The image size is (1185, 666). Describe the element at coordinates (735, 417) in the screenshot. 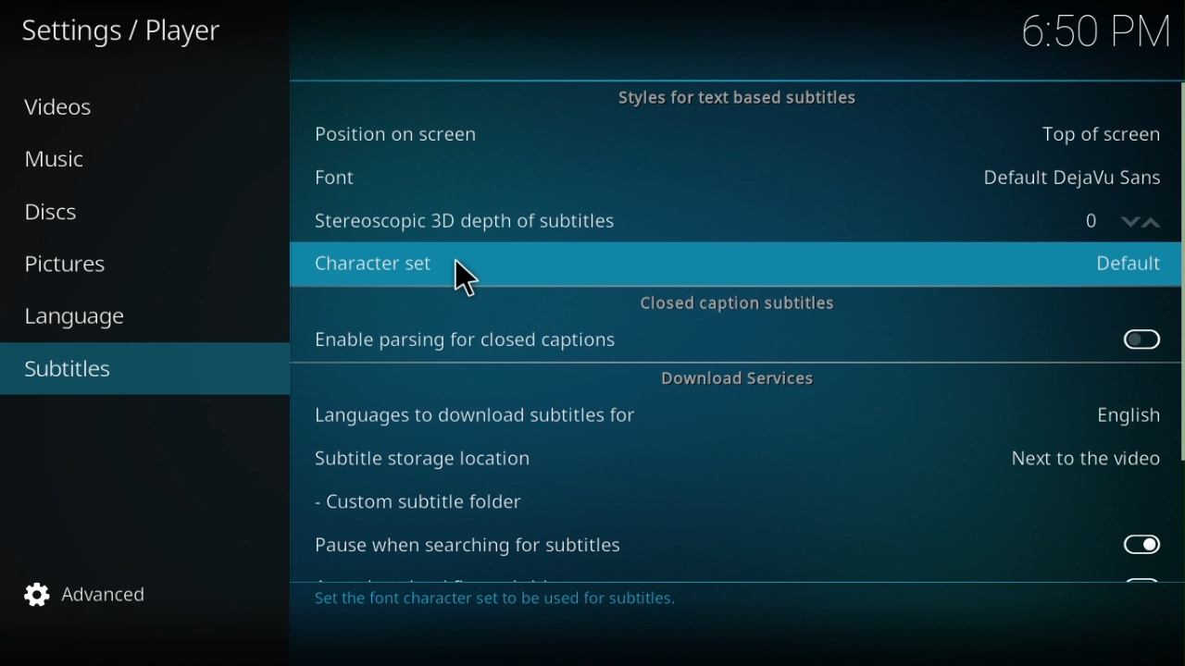

I see `Languages to download subtitles for` at that location.